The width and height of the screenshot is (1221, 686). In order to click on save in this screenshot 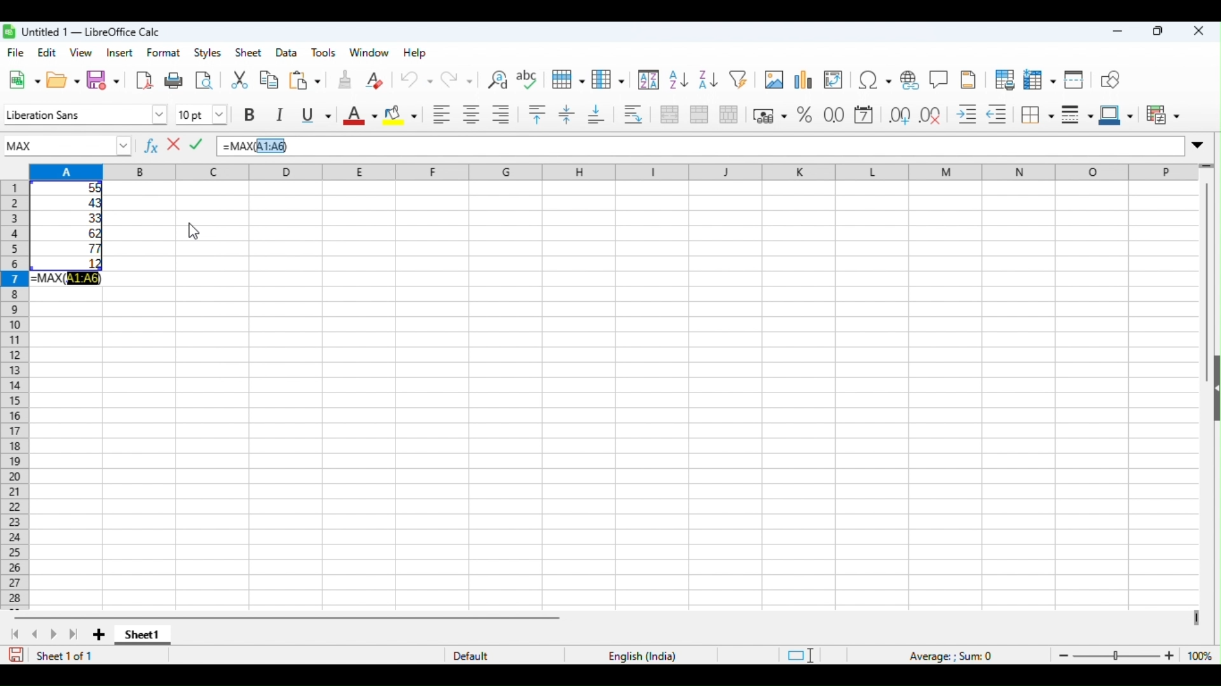, I will do `click(103, 81)`.